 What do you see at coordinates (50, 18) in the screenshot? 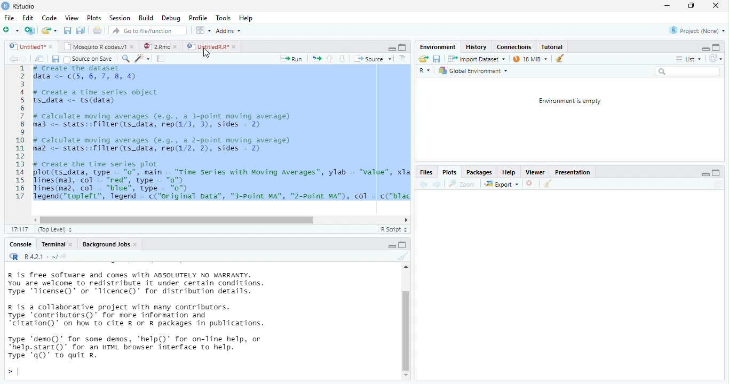
I see `Code` at bounding box center [50, 18].